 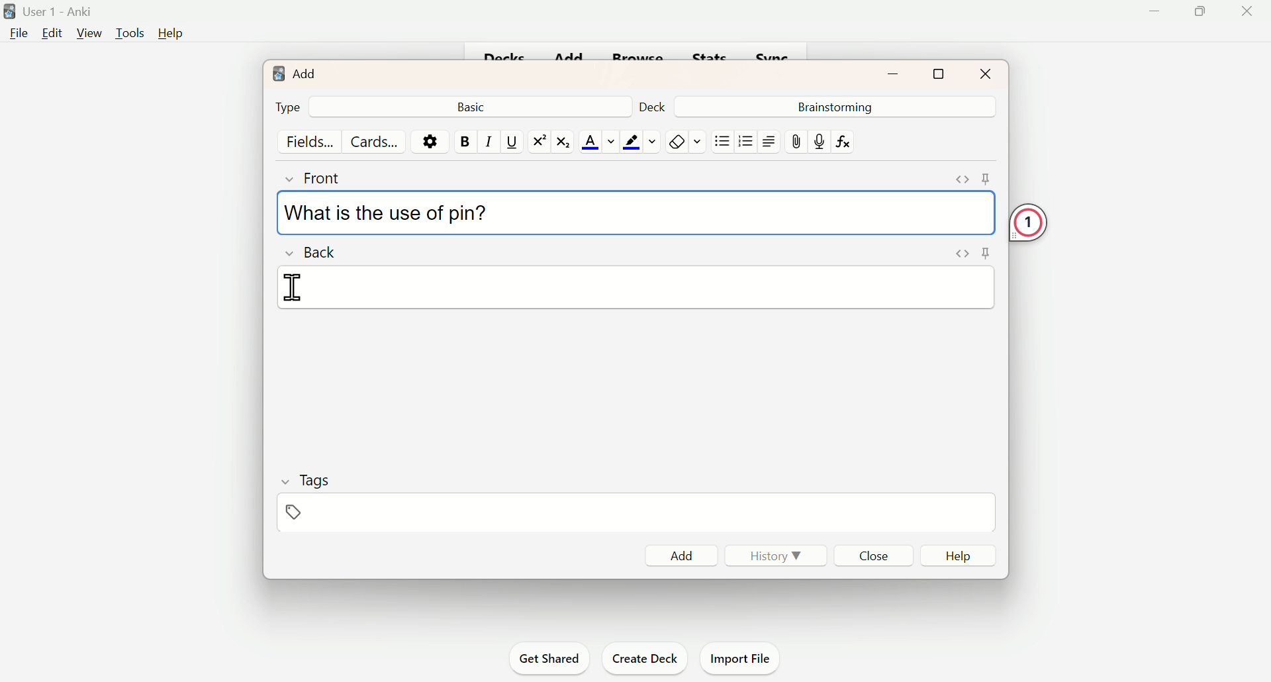 I want to click on Italiac, so click(x=487, y=140).